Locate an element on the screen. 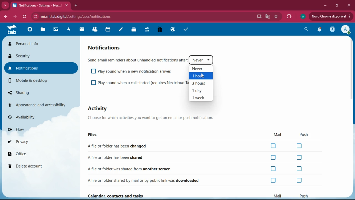 The image size is (355, 200). play sound is located at coordinates (144, 84).